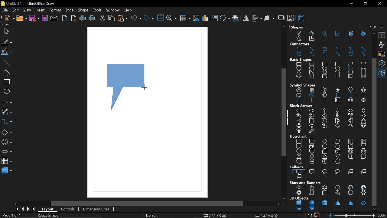 This screenshot has height=218, width=387. I want to click on predefined process, so click(350, 141).